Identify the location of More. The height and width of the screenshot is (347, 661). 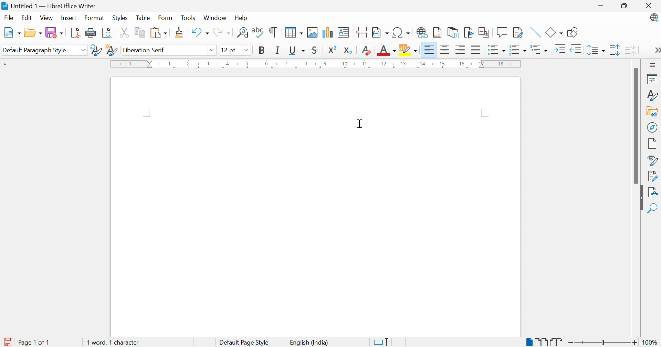
(656, 50).